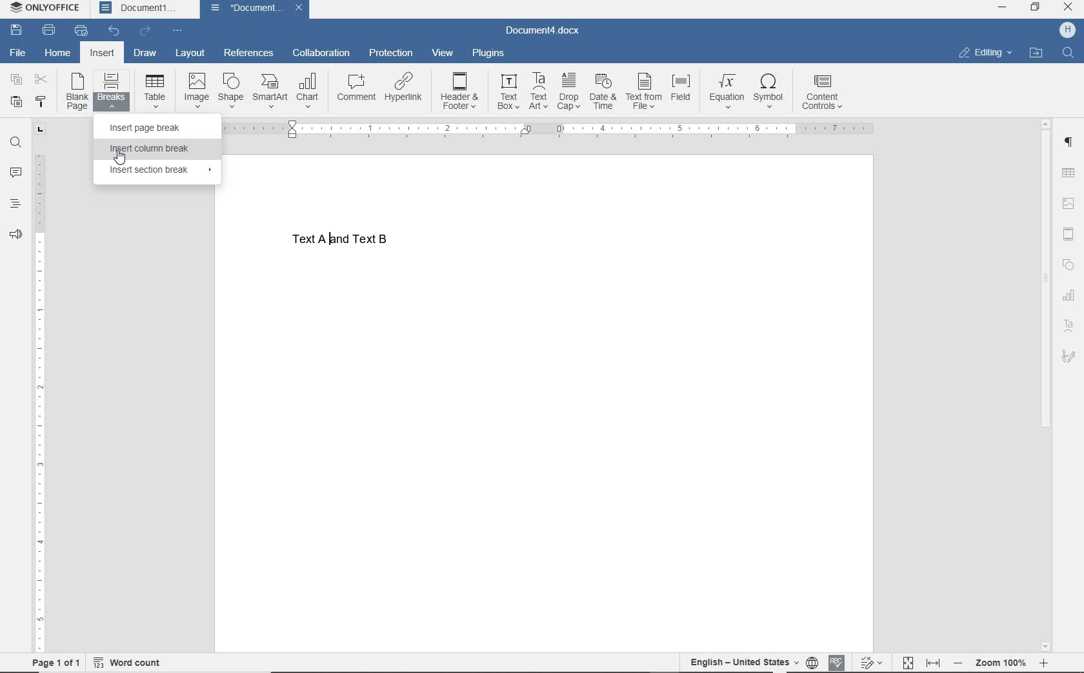 The width and height of the screenshot is (1084, 673). What do you see at coordinates (232, 91) in the screenshot?
I see `SHAPE` at bounding box center [232, 91].